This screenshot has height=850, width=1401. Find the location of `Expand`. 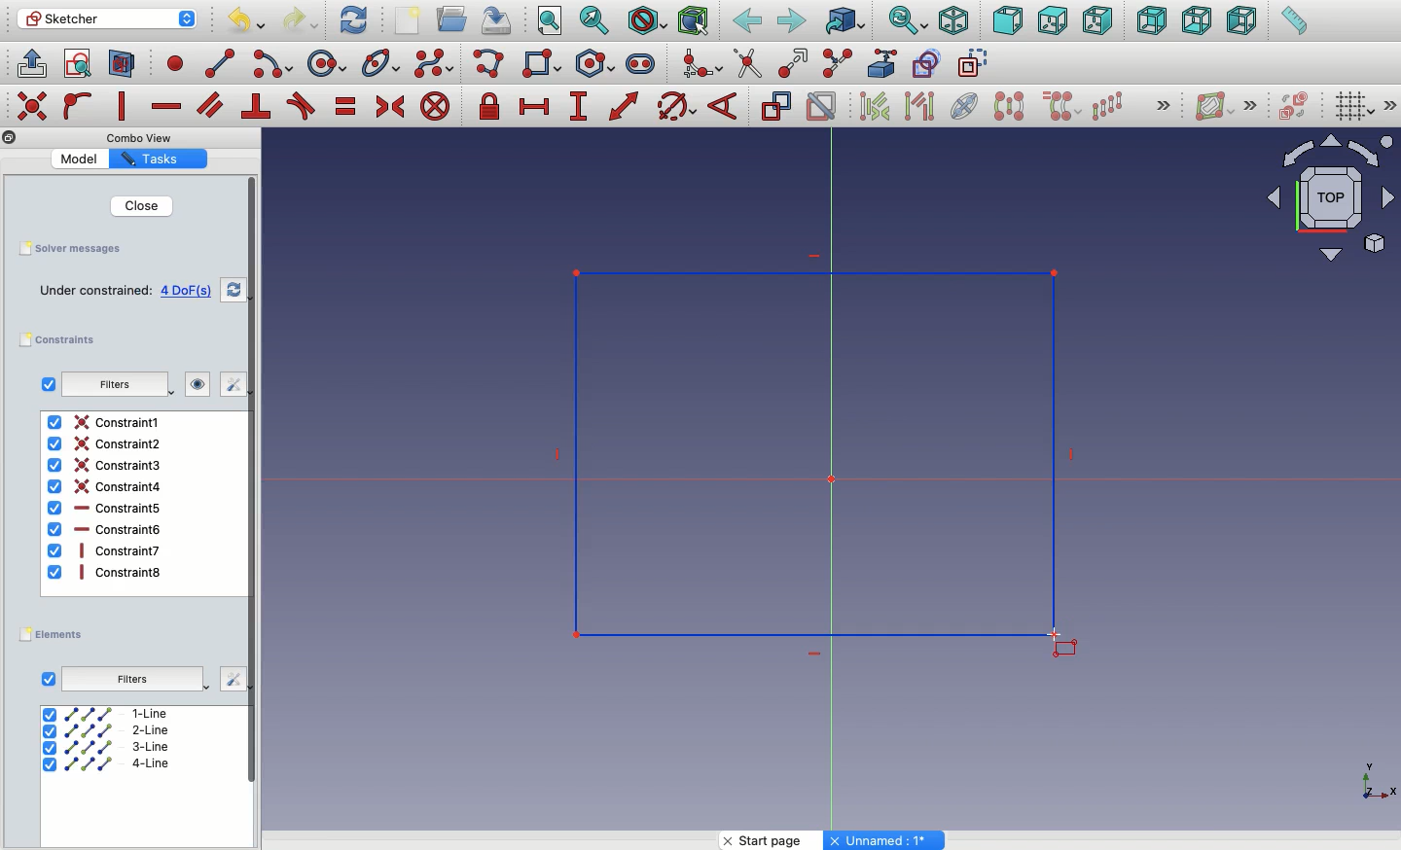

Expand is located at coordinates (1391, 105).